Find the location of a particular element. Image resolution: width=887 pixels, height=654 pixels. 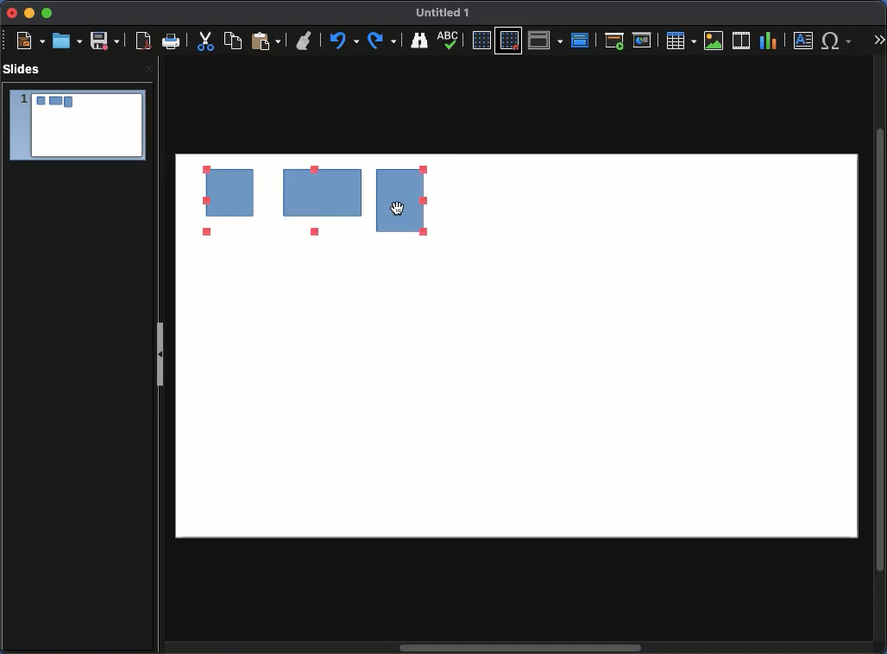

Insert image is located at coordinates (714, 41).